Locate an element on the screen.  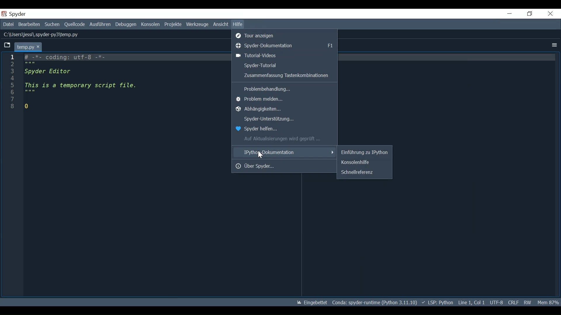
temp.py is located at coordinates (28, 46).